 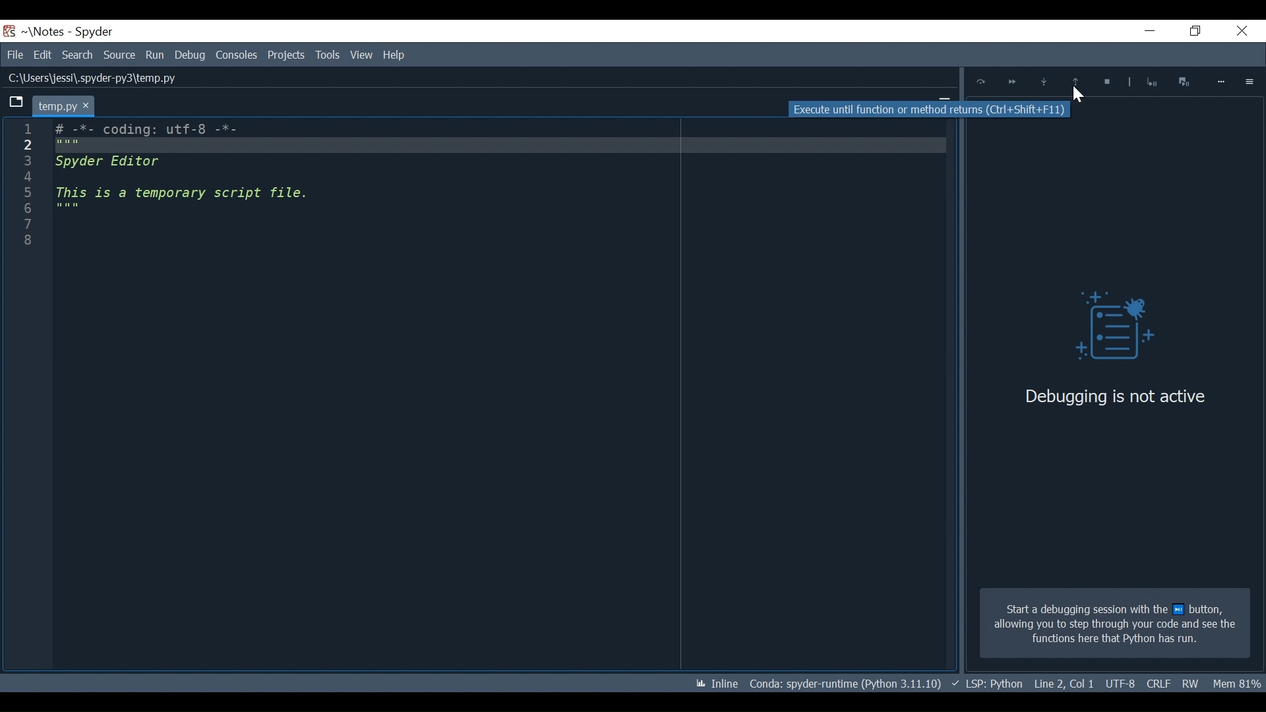 What do you see at coordinates (120, 55) in the screenshot?
I see `Source` at bounding box center [120, 55].